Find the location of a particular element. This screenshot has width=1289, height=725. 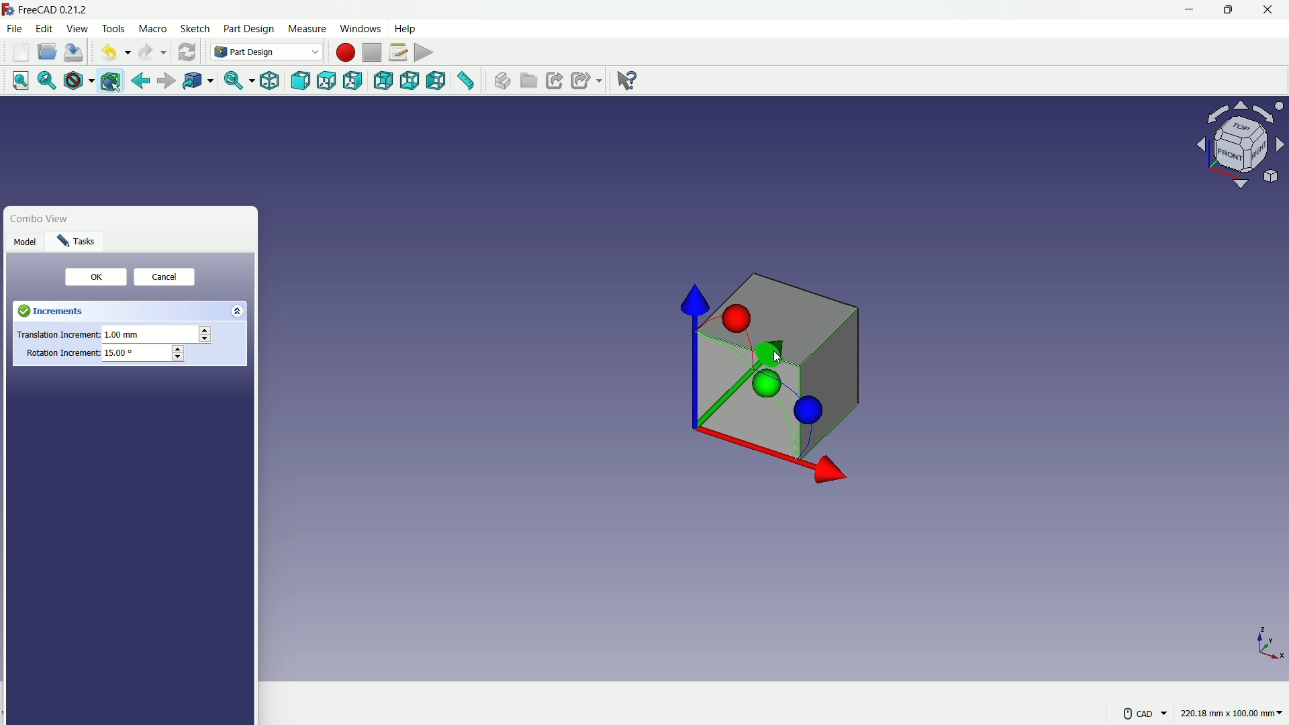

refresh is located at coordinates (187, 51).